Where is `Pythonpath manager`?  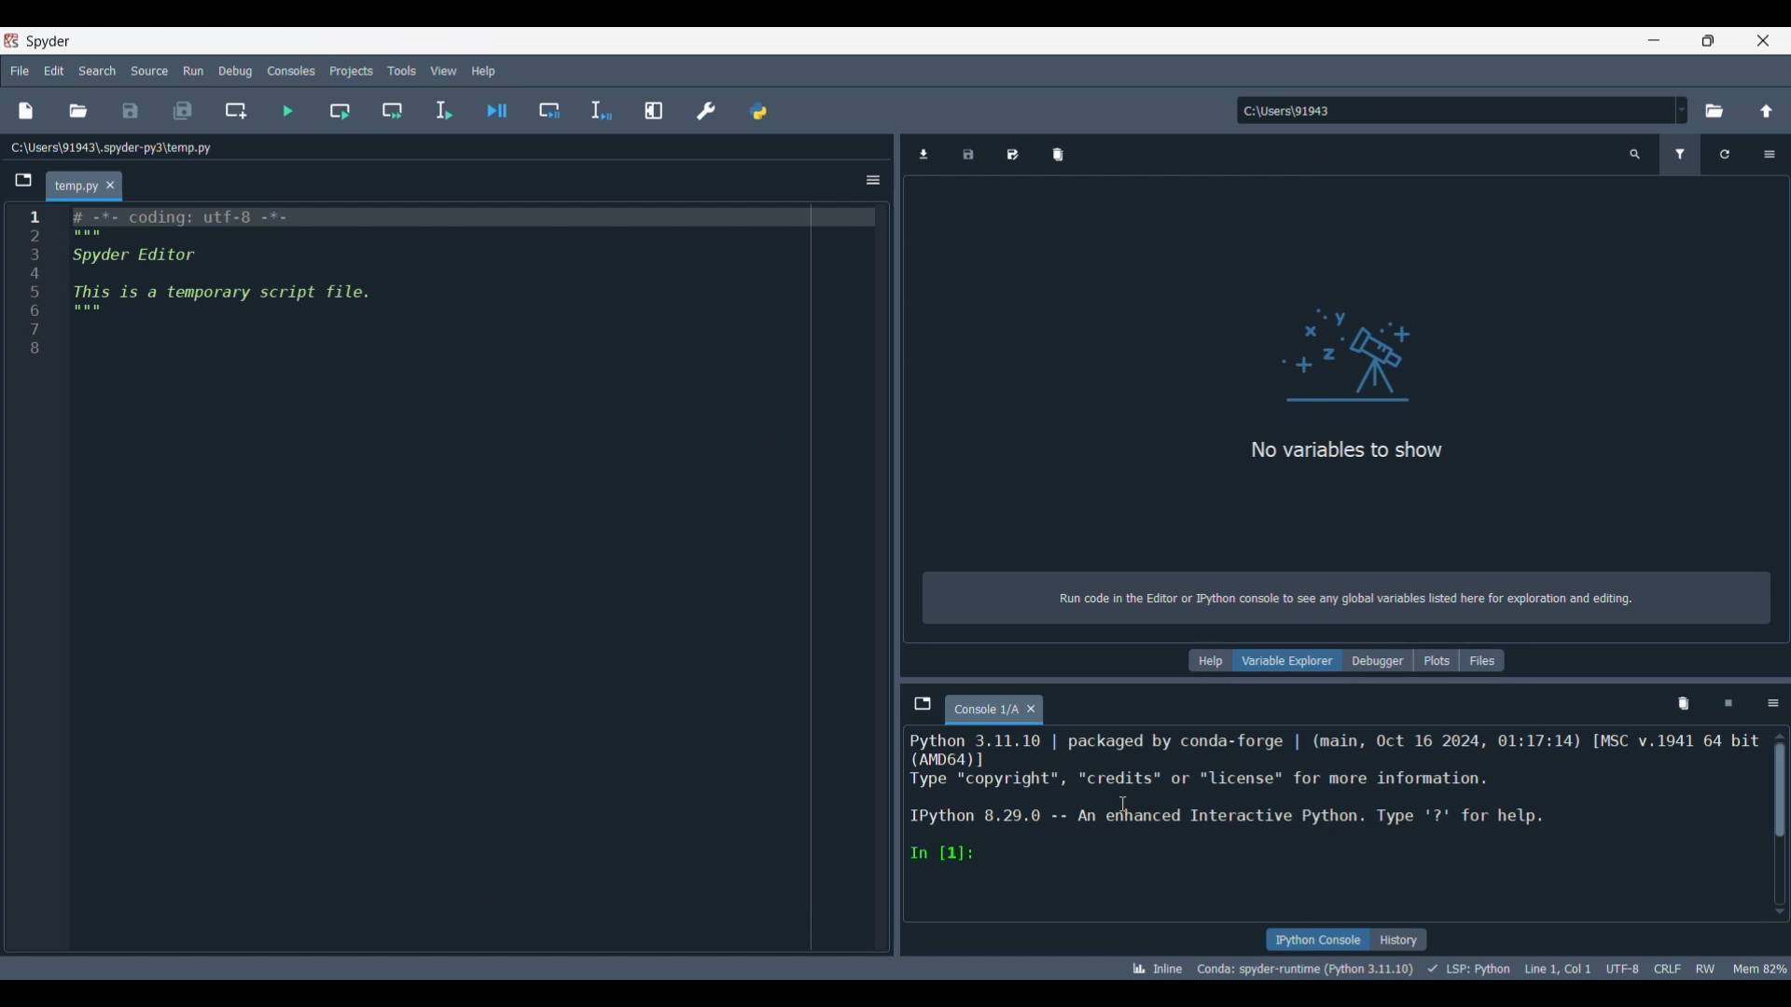 Pythonpath manager is located at coordinates (757, 110).